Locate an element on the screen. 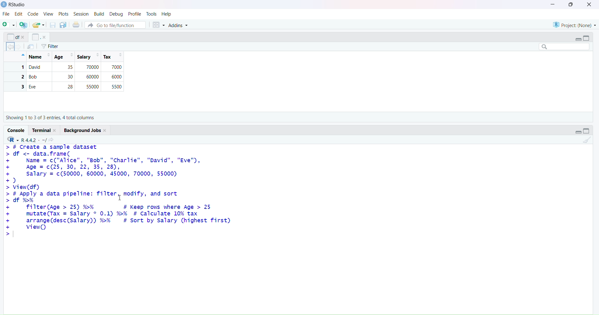  close is located at coordinates (589, 5).